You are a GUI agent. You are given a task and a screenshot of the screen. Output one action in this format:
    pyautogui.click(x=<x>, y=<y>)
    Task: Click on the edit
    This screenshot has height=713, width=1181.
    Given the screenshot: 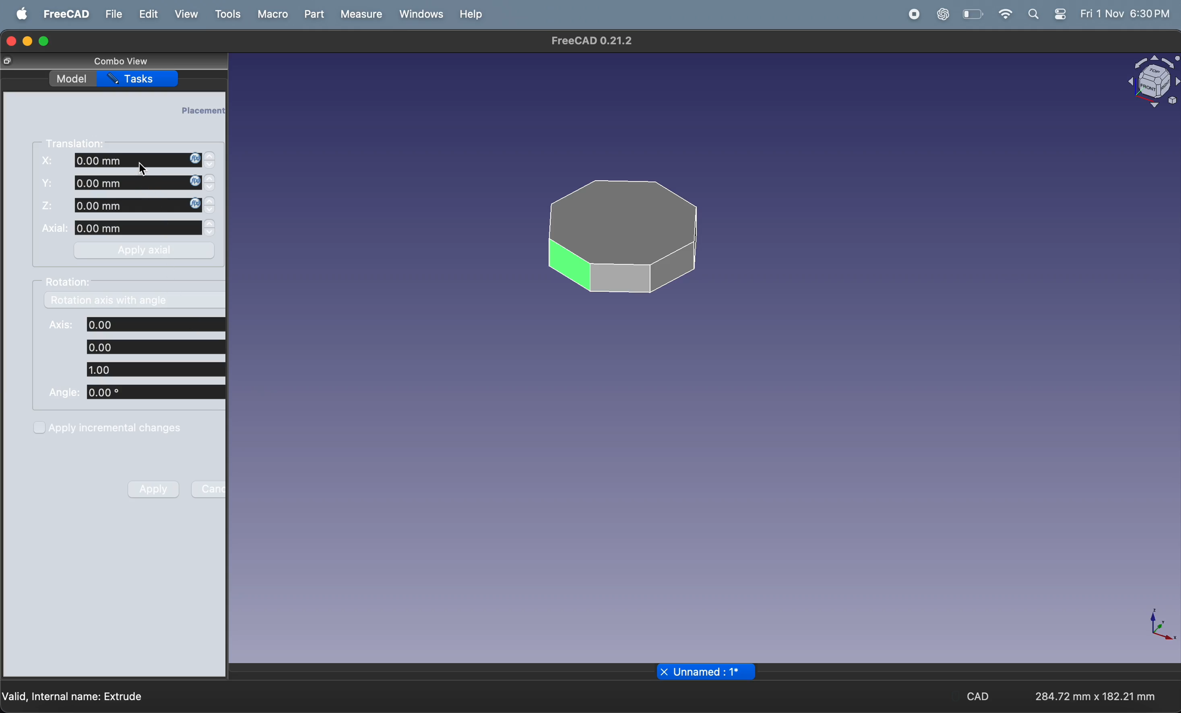 What is the action you would take?
    pyautogui.click(x=146, y=13)
    